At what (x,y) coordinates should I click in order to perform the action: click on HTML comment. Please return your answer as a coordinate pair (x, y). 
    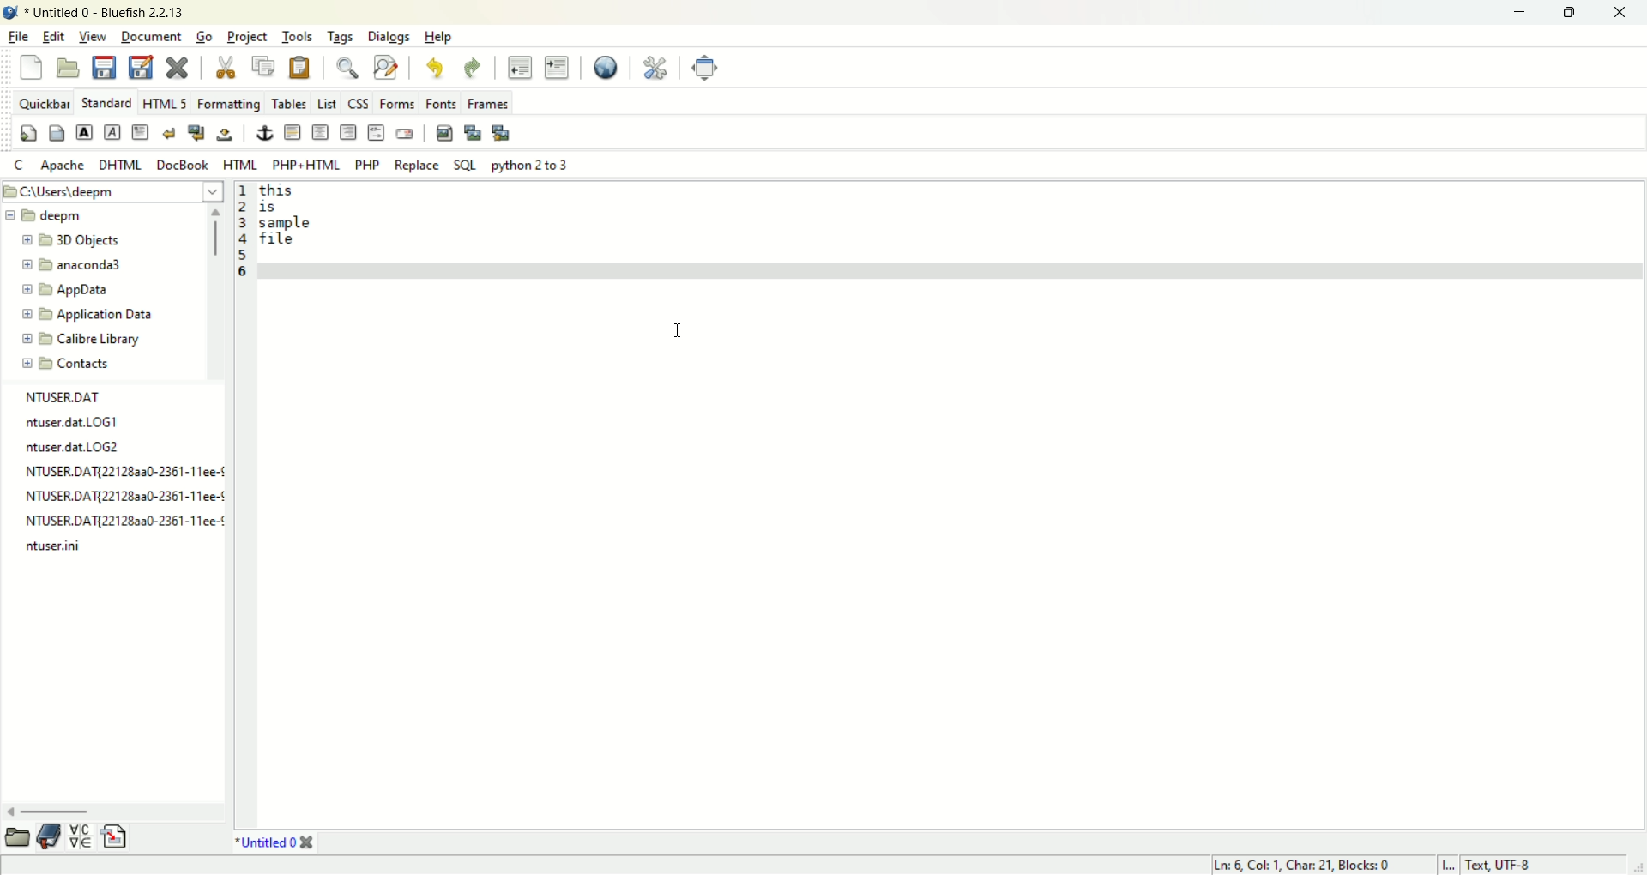
    Looking at the image, I should click on (376, 132).